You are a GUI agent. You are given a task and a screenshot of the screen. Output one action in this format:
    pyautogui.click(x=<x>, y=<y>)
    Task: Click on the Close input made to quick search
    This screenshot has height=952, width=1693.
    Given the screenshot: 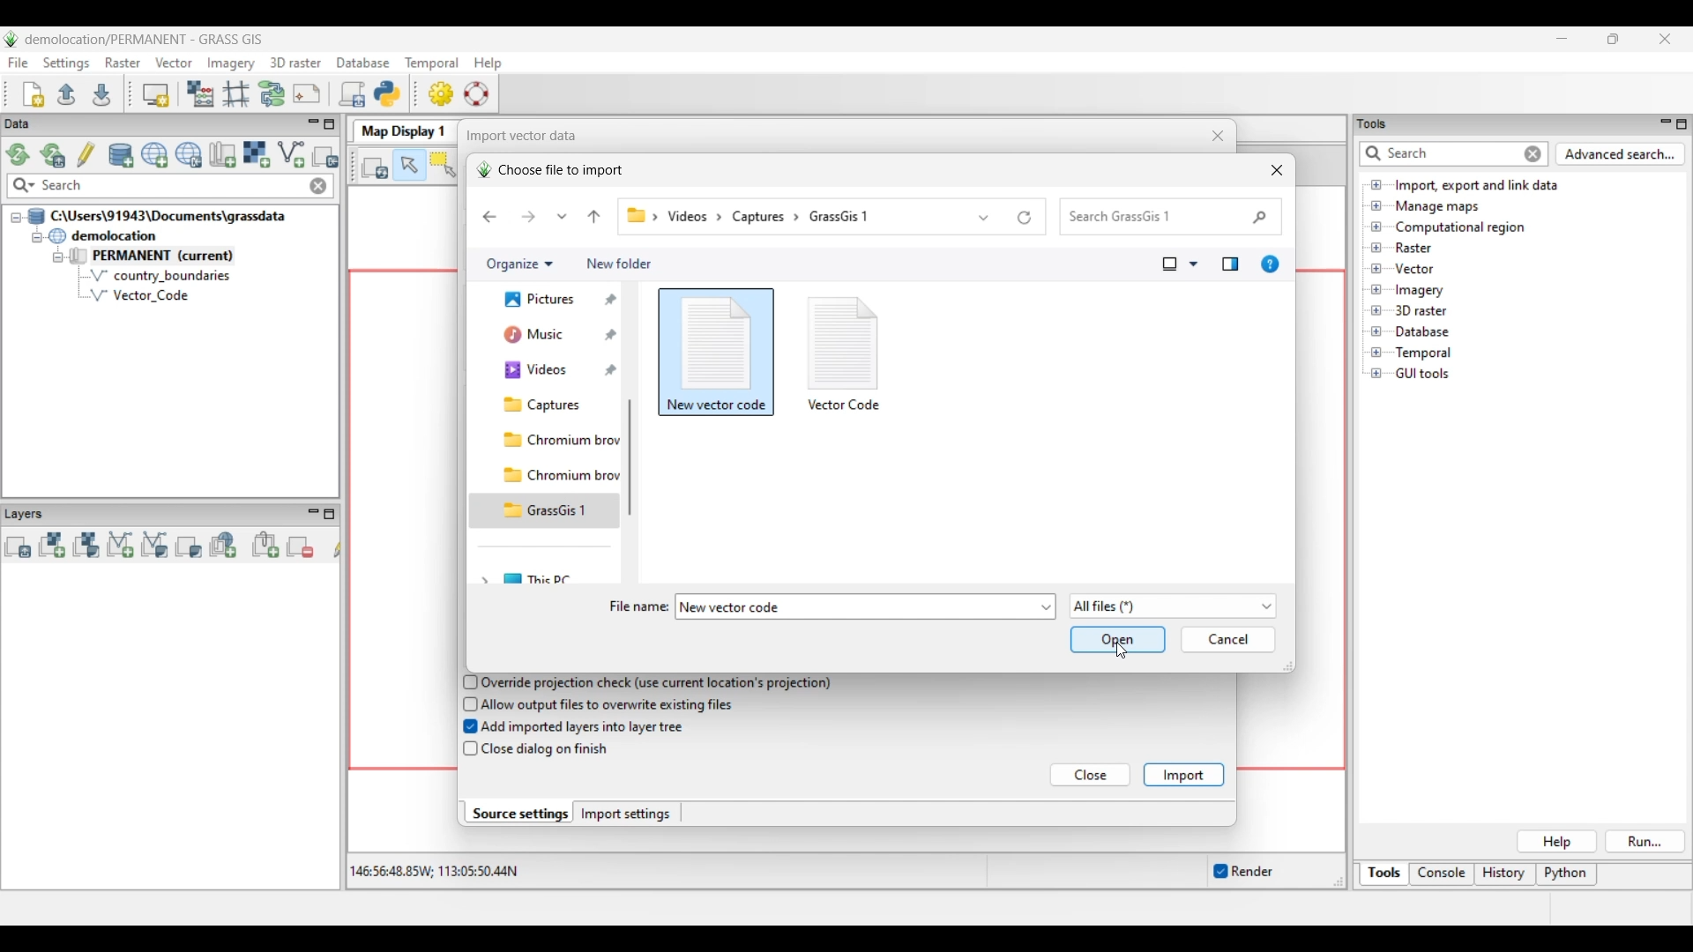 What is the action you would take?
    pyautogui.click(x=318, y=186)
    